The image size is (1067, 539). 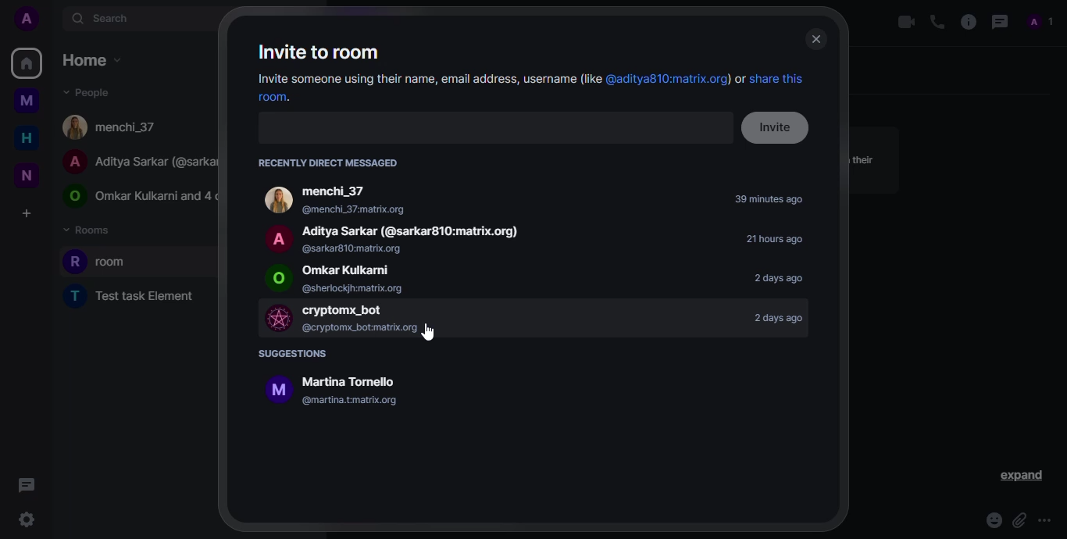 What do you see at coordinates (336, 163) in the screenshot?
I see `recently direct messaged` at bounding box center [336, 163].